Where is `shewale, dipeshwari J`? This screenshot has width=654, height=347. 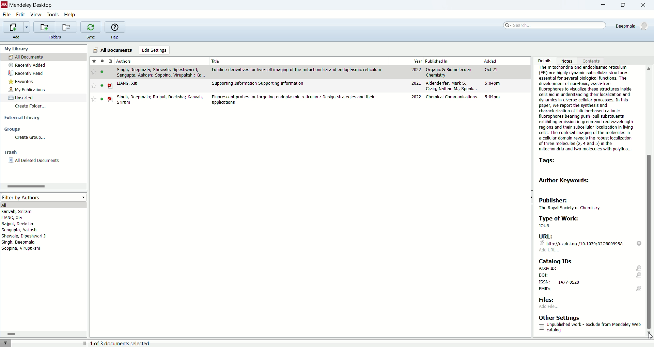 shewale, dipeshwari J is located at coordinates (24, 236).